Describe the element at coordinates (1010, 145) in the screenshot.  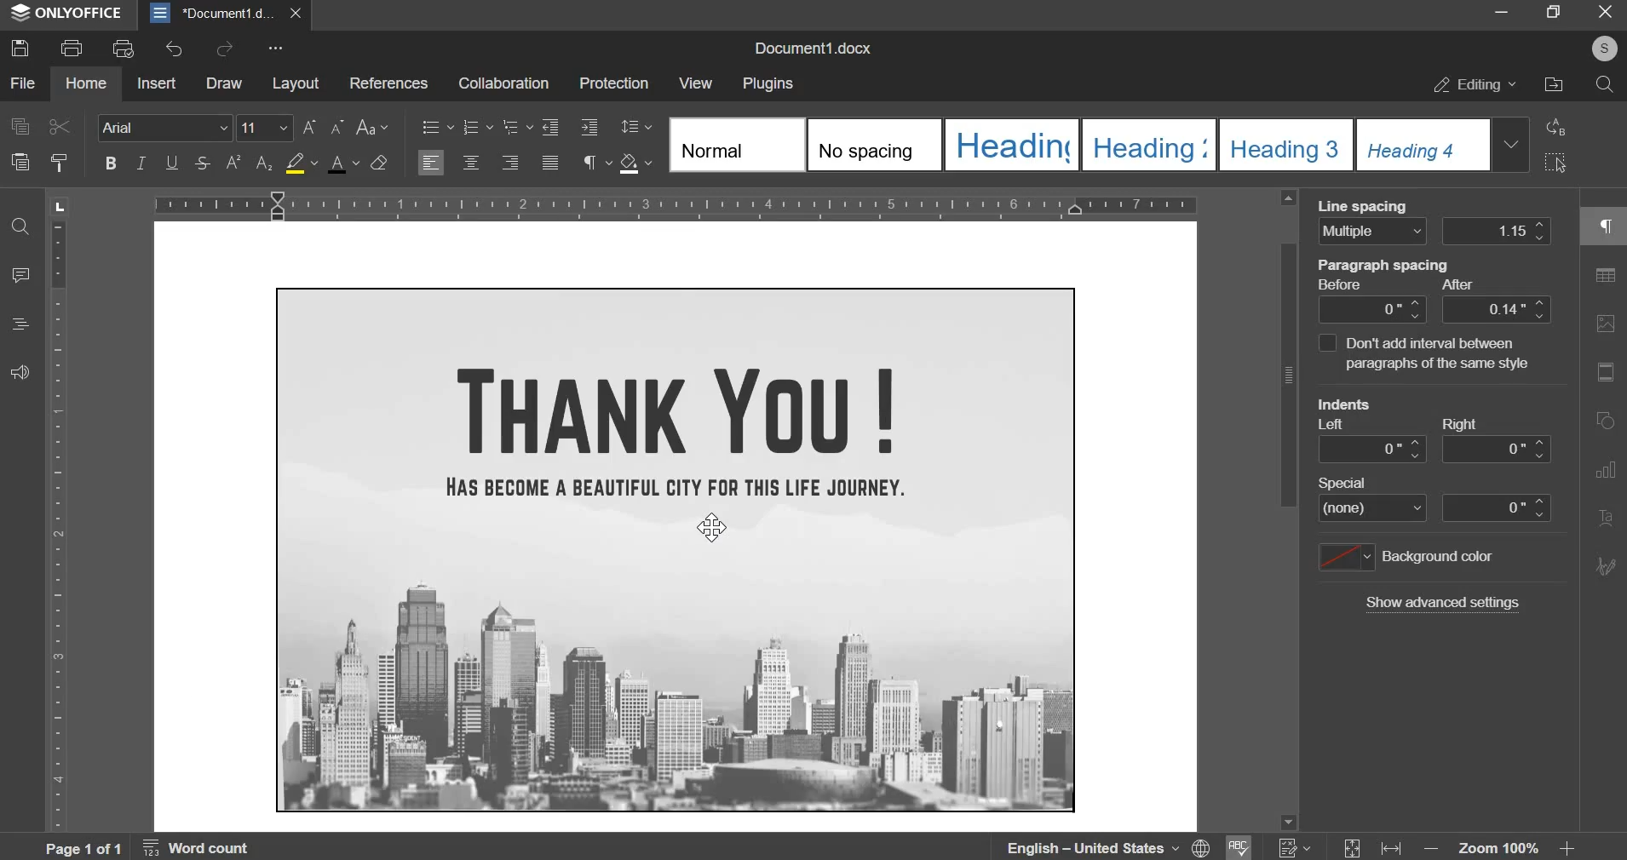
I see `Heading 1` at that location.